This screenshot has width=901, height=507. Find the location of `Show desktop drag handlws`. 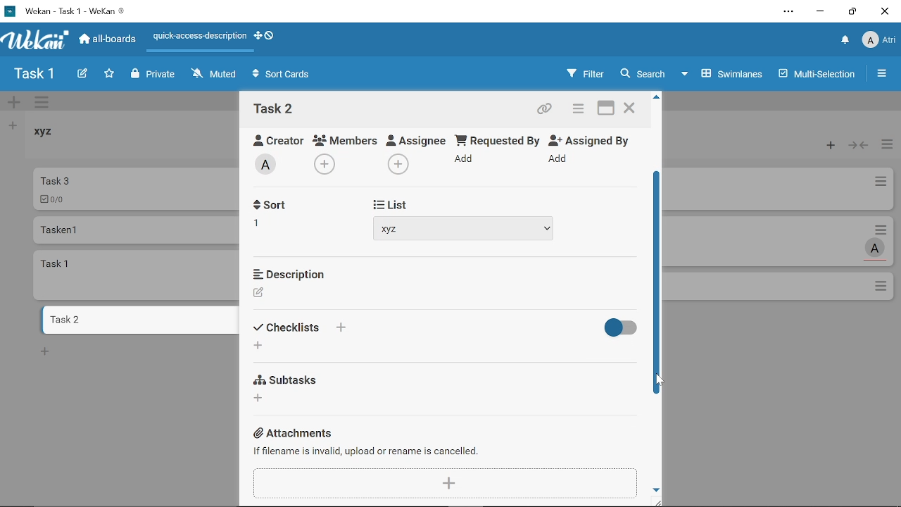

Show desktop drag handlws is located at coordinates (270, 35).